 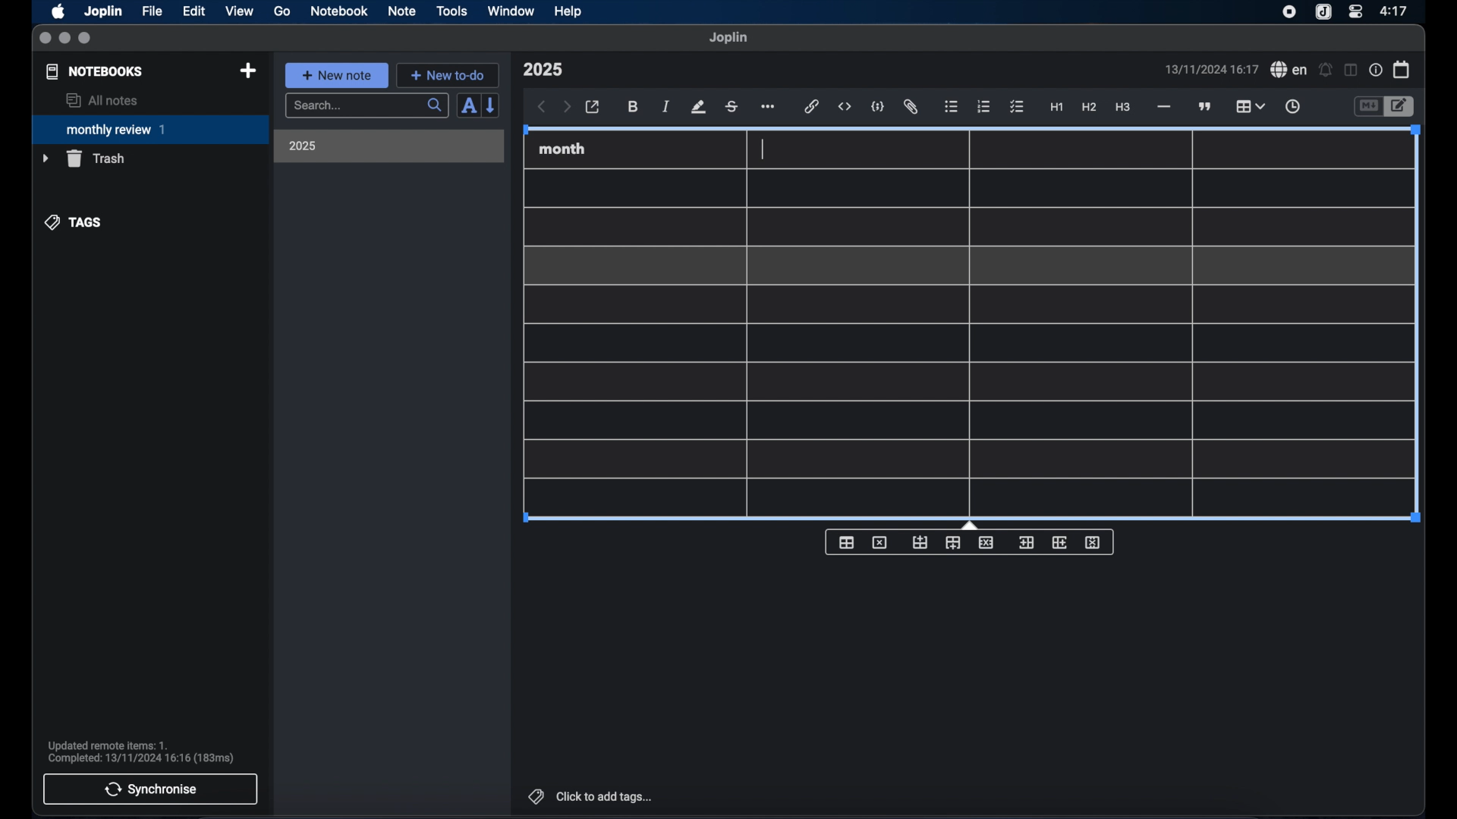 What do you see at coordinates (880, 543) in the screenshot?
I see `delete table` at bounding box center [880, 543].